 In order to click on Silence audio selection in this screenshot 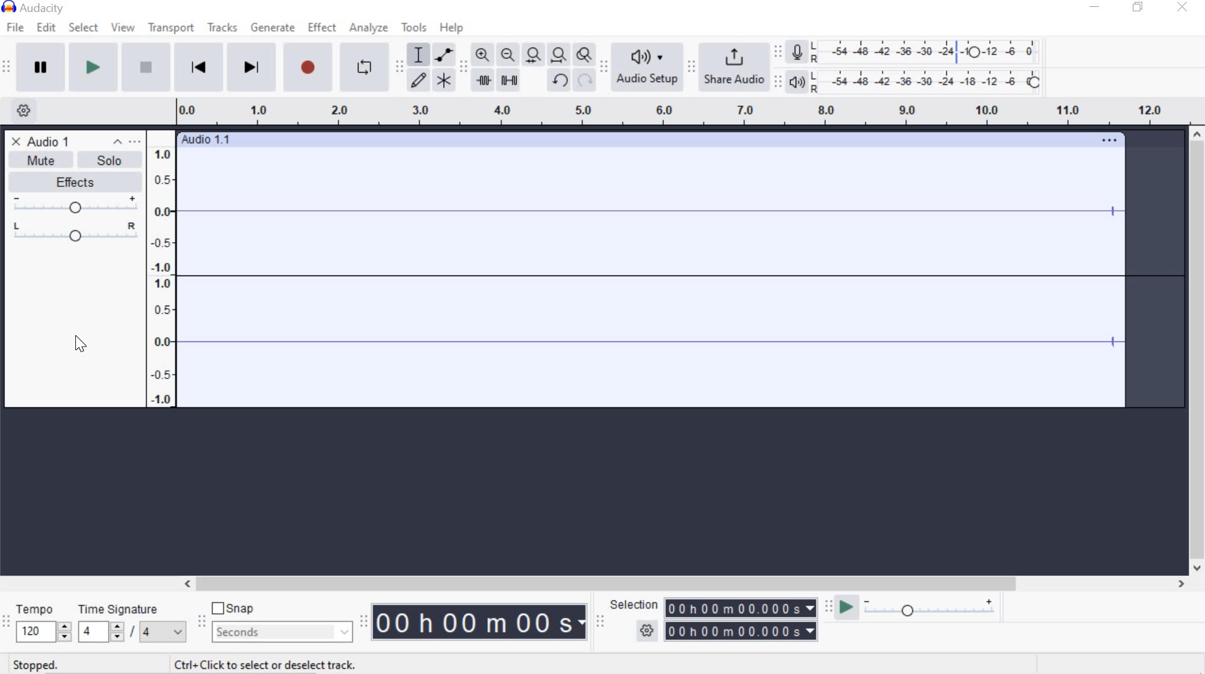, I will do `click(509, 80)`.